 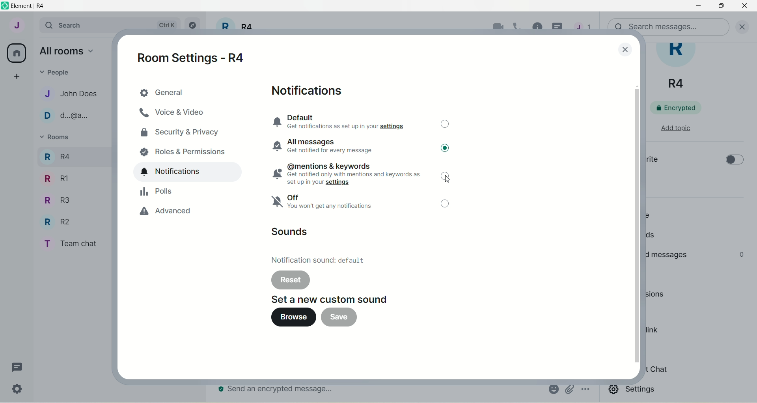 I want to click on R R4, so click(x=56, y=155).